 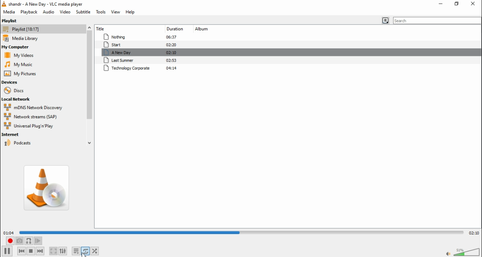 I want to click on discs, so click(x=14, y=91).